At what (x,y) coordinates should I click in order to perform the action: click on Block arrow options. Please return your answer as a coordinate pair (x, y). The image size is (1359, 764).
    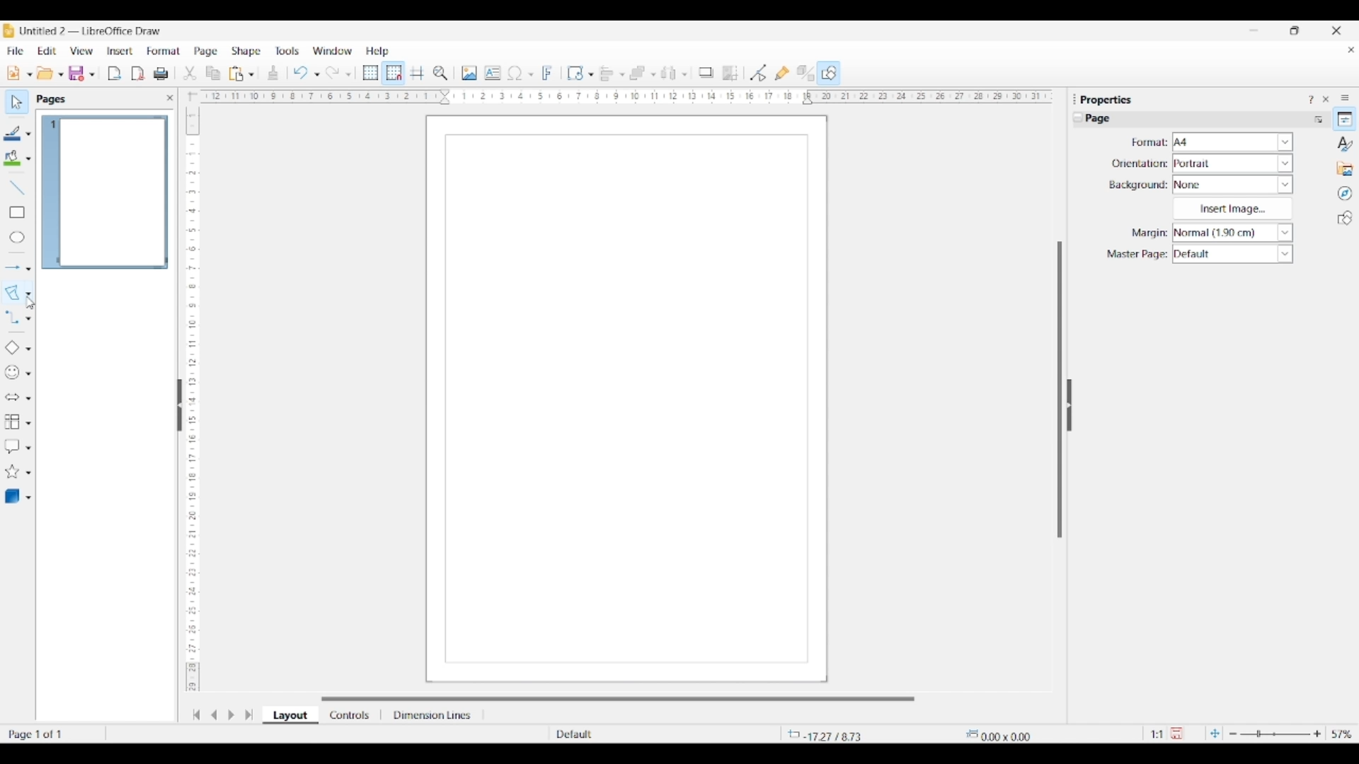
    Looking at the image, I should click on (28, 398).